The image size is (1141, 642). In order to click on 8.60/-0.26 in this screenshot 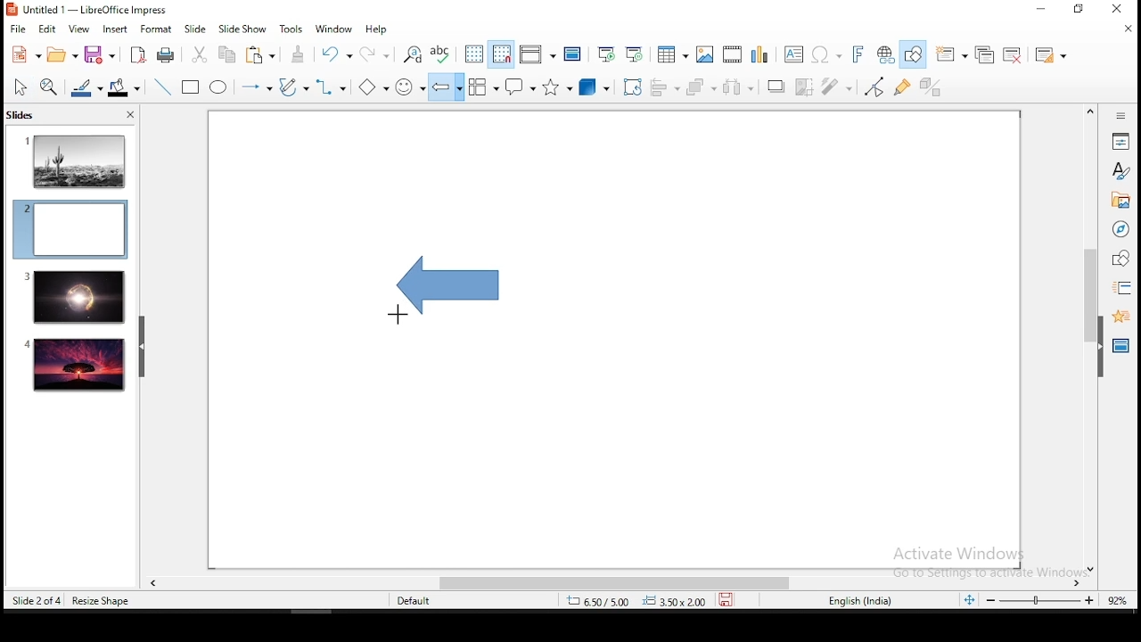, I will do `click(600, 603)`.